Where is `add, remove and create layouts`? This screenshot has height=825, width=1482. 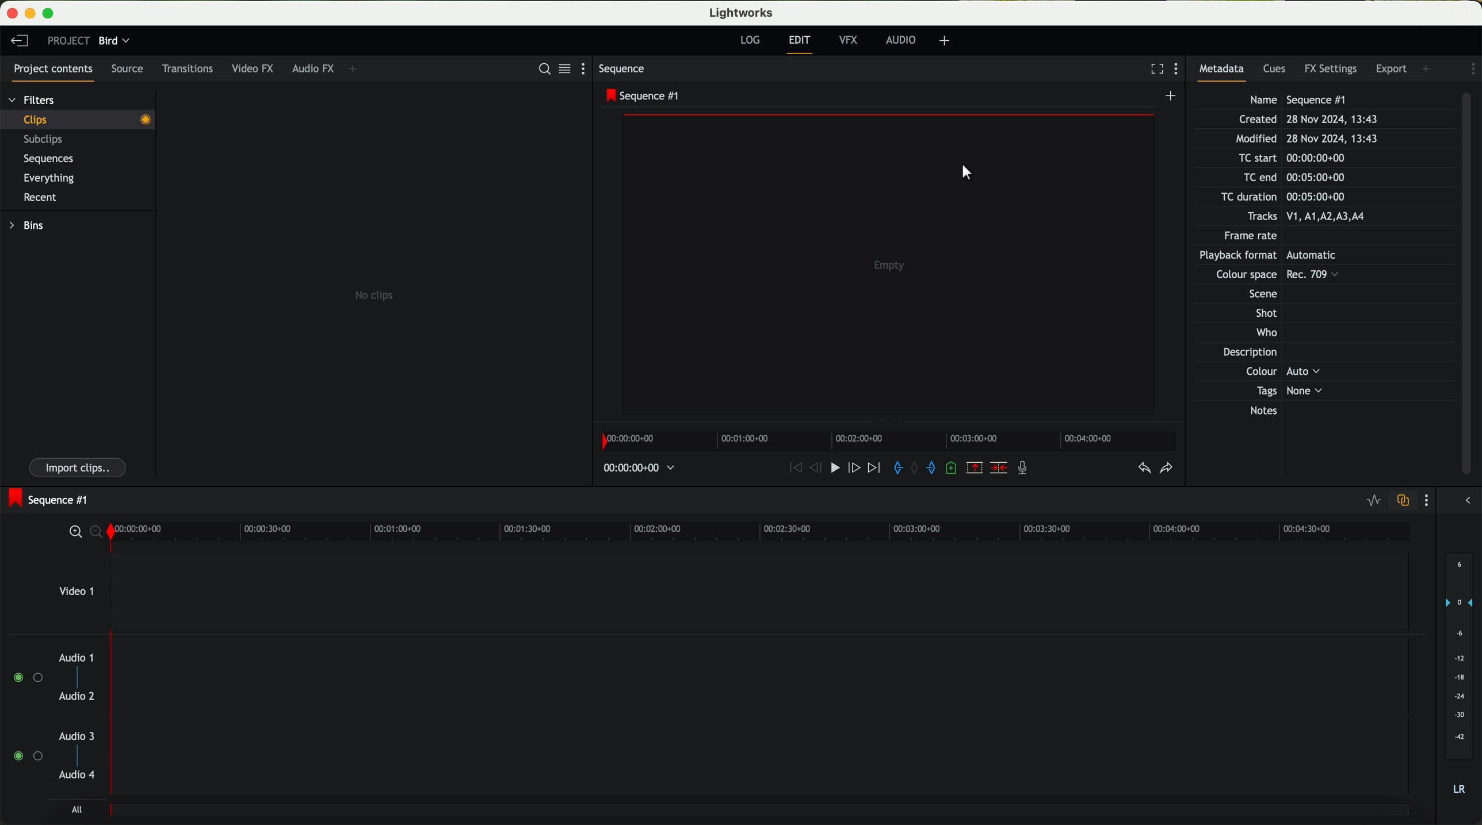 add, remove and create layouts is located at coordinates (945, 41).